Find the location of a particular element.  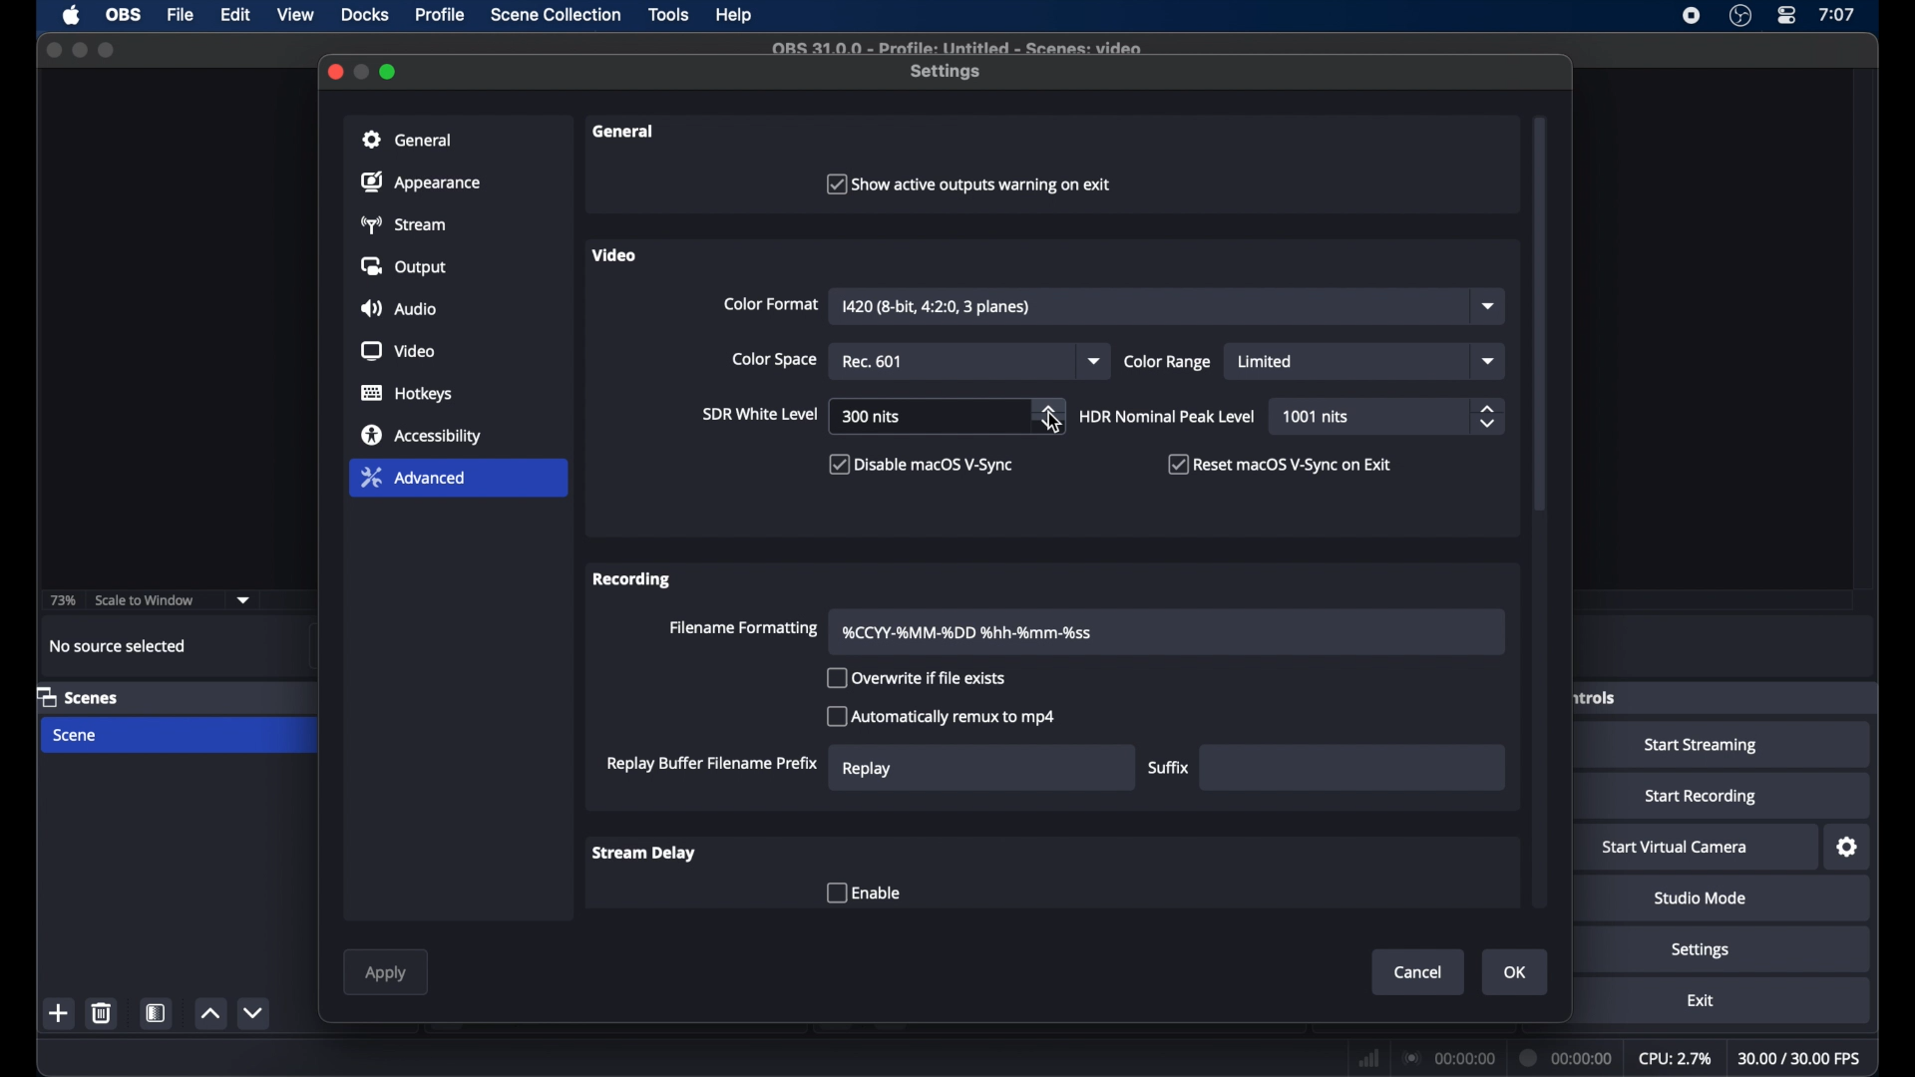

close is located at coordinates (53, 50).